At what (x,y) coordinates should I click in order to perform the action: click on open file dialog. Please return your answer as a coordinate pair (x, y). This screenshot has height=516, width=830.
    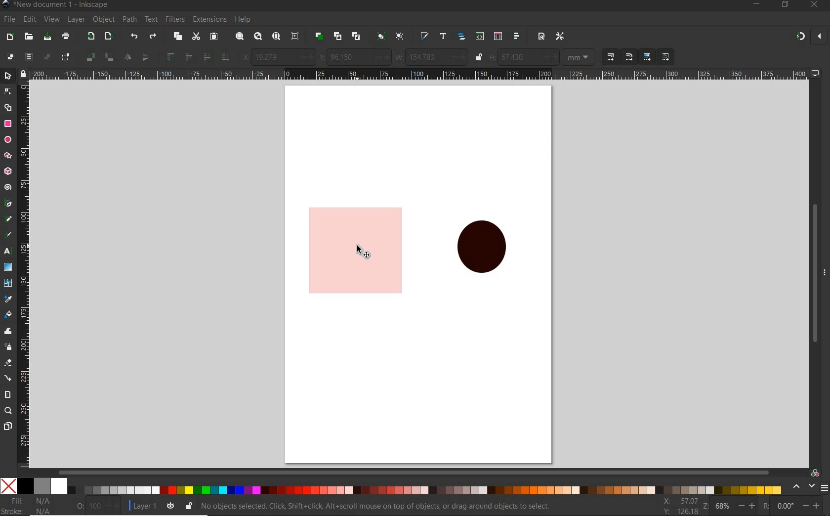
    Looking at the image, I should click on (29, 37).